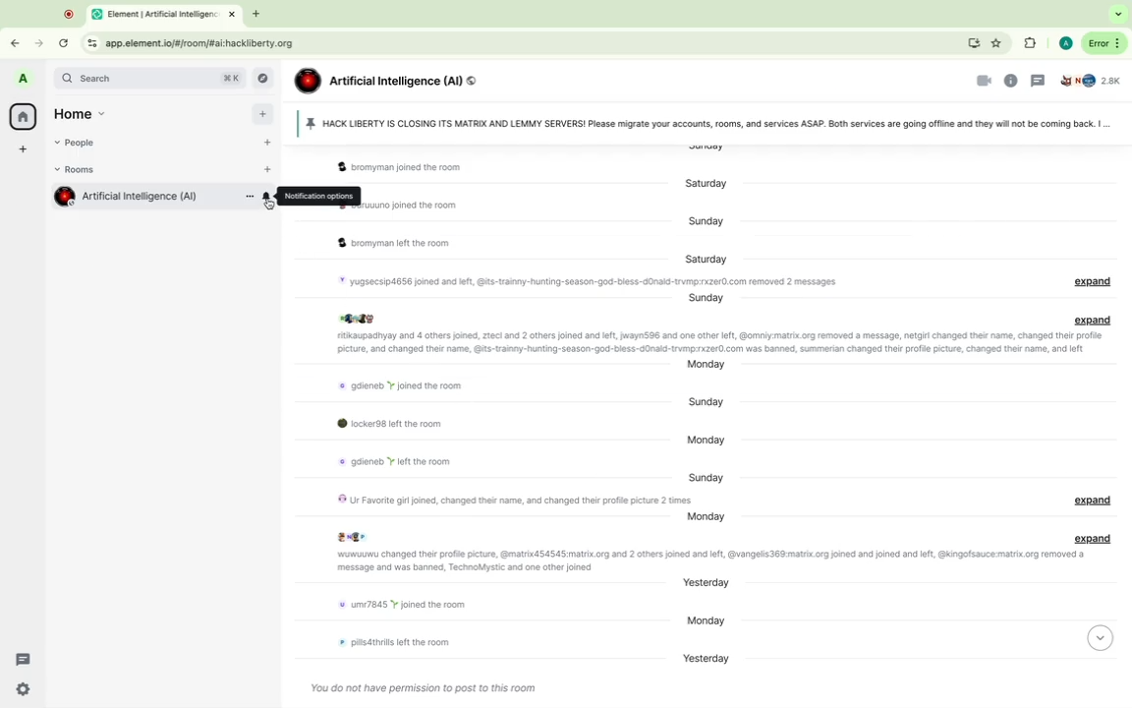 This screenshot has height=708, width=1132. Describe the element at coordinates (23, 660) in the screenshot. I see `Threads` at that location.